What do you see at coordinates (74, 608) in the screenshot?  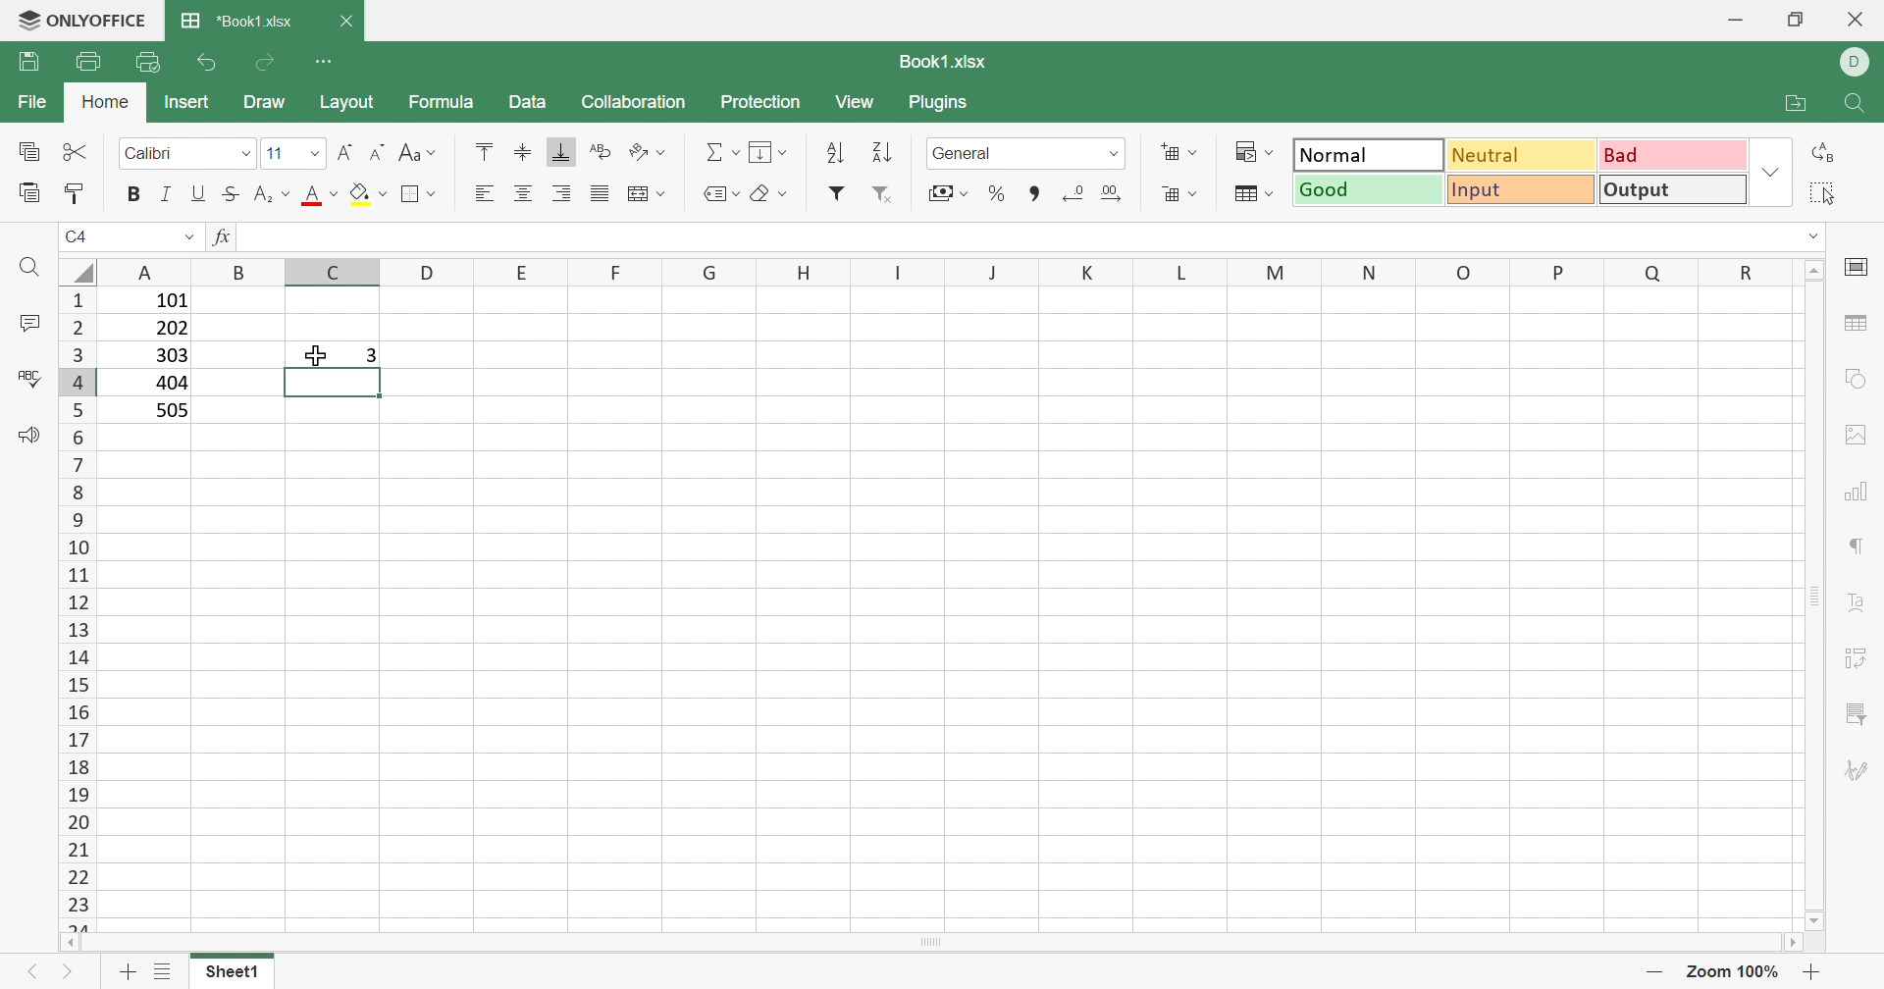 I see `Row Numbers` at bounding box center [74, 608].